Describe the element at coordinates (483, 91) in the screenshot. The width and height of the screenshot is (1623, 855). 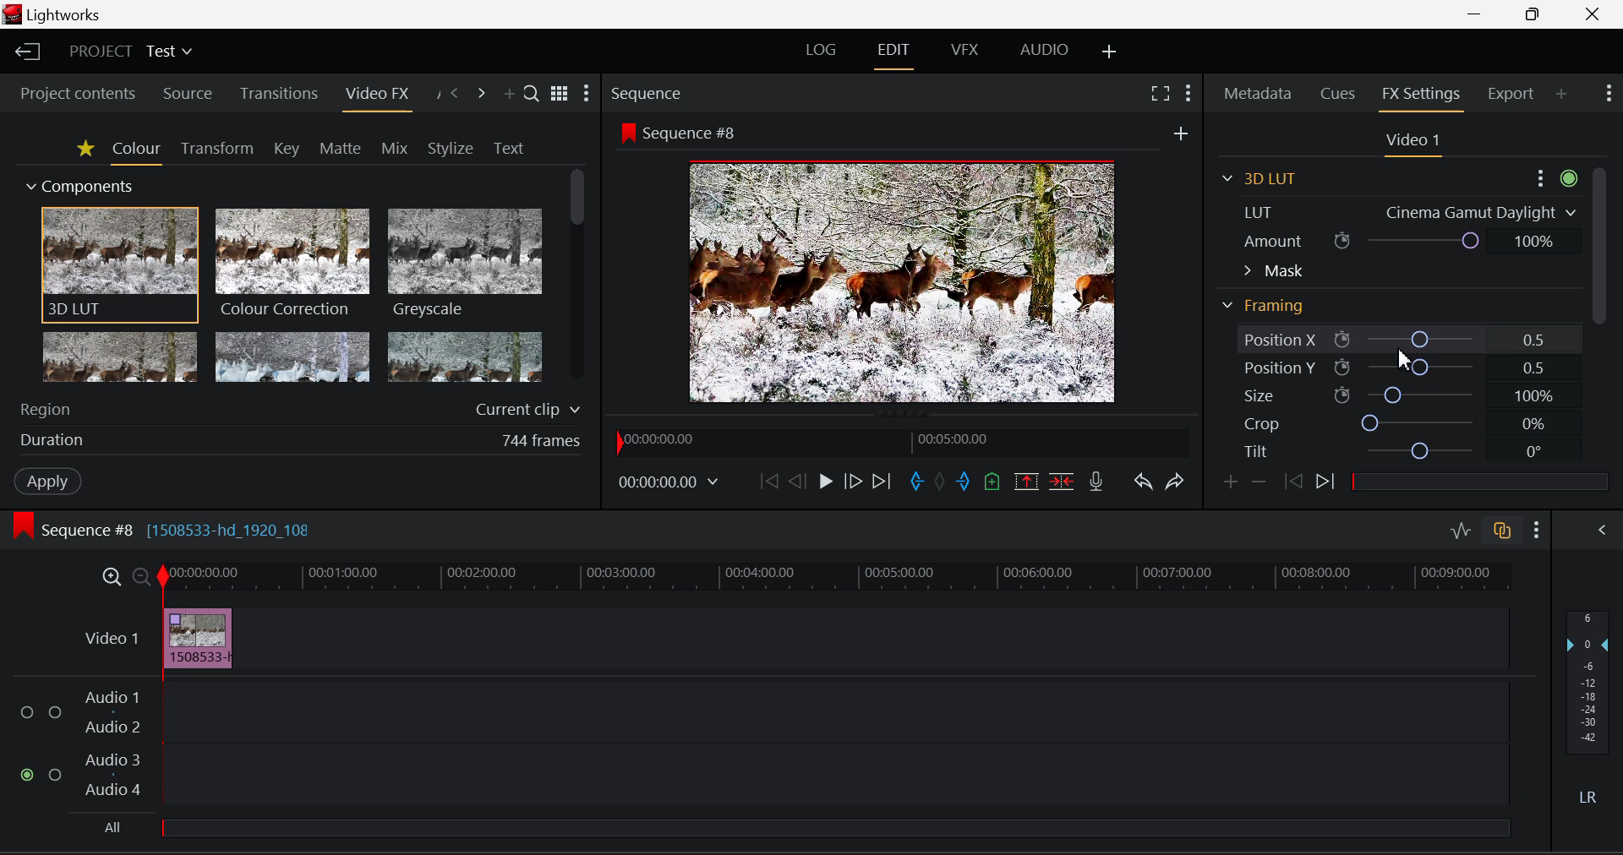
I see `Next Panel` at that location.